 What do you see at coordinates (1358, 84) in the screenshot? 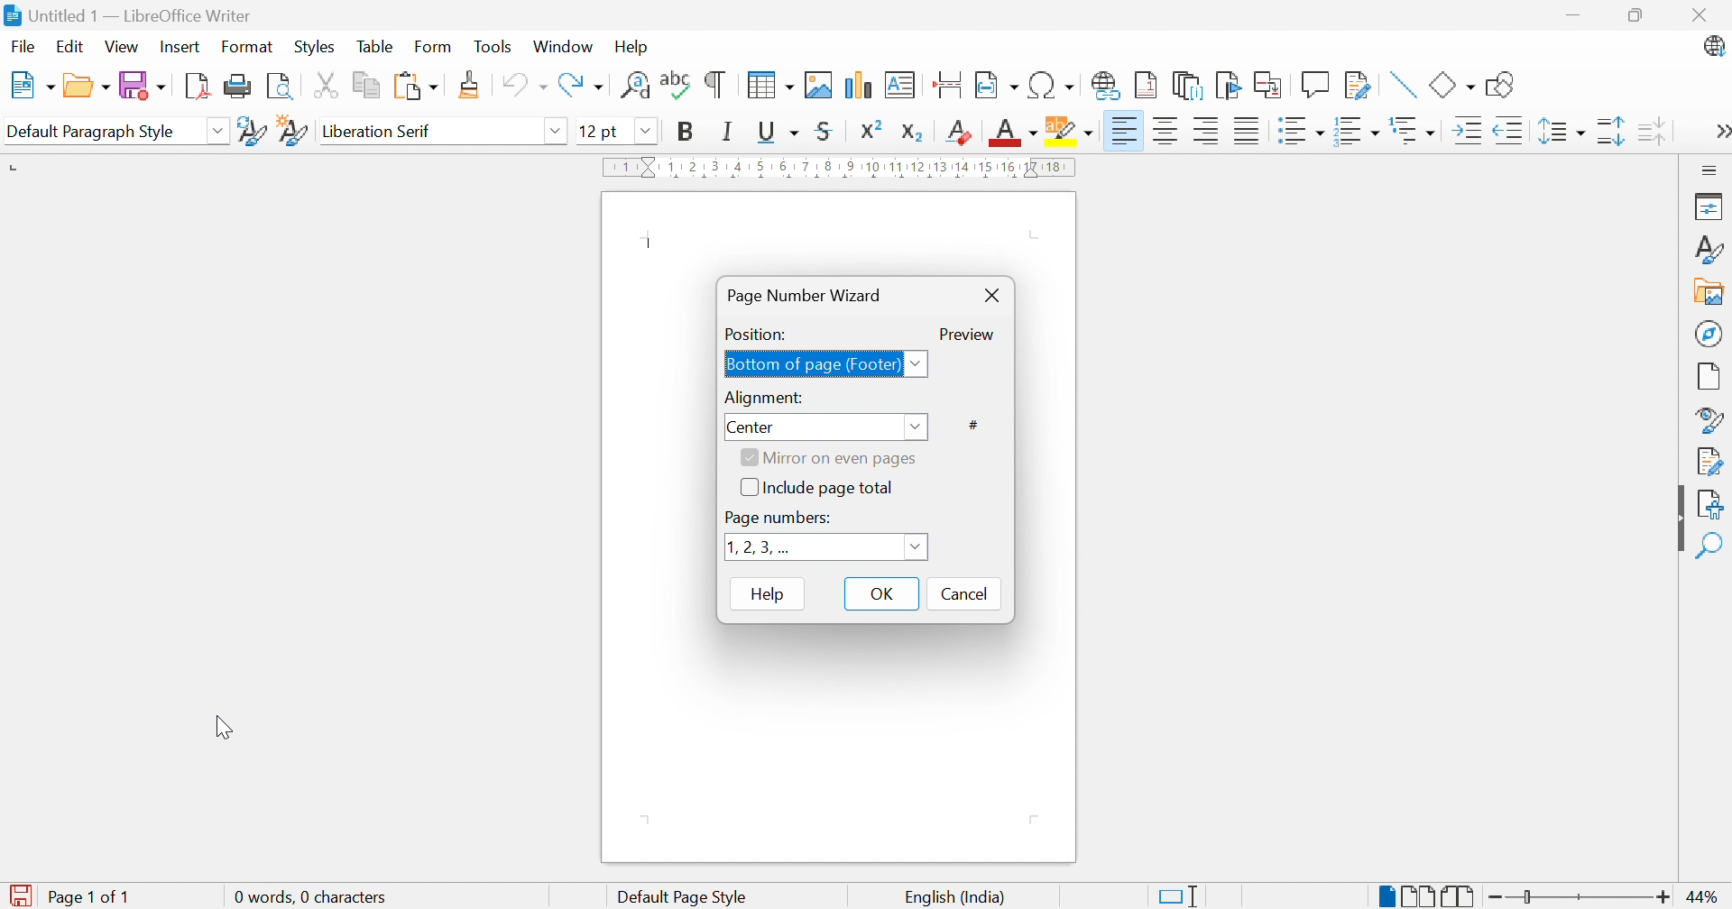
I see `Show track changes functions` at bounding box center [1358, 84].